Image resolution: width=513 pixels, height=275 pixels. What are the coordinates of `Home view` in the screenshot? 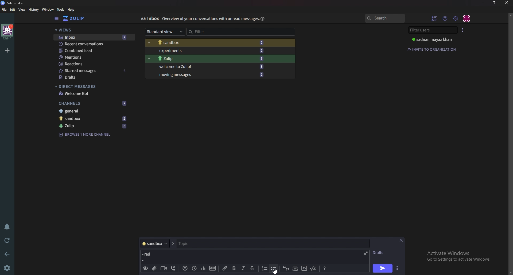 It's located at (77, 18).